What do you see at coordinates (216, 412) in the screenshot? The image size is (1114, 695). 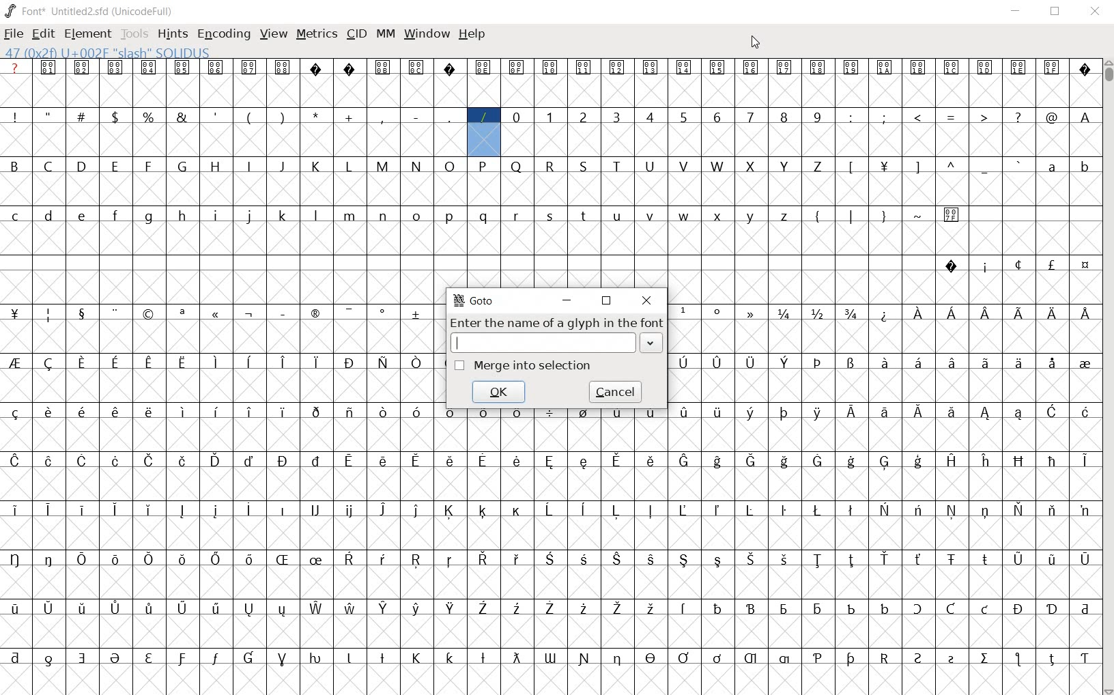 I see `glyph` at bounding box center [216, 412].